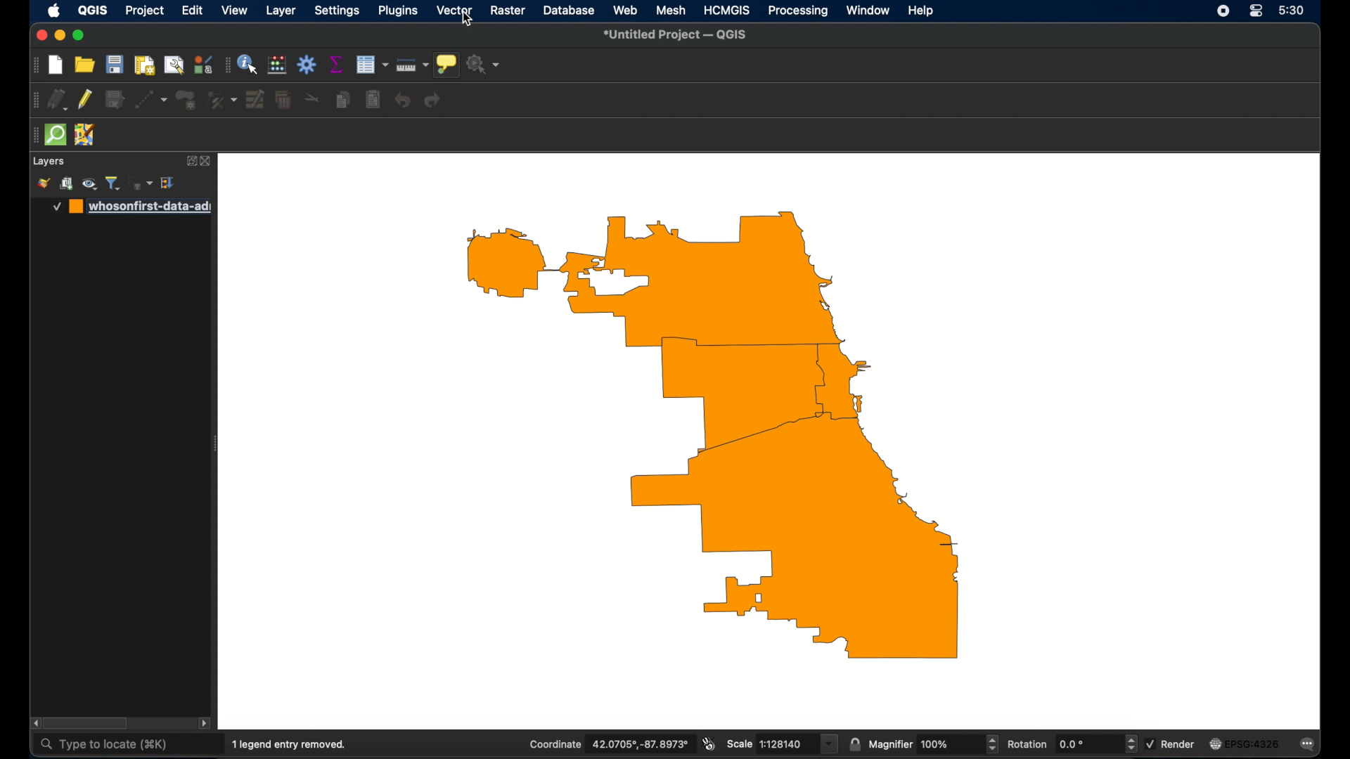  I want to click on layer, so click(281, 11).